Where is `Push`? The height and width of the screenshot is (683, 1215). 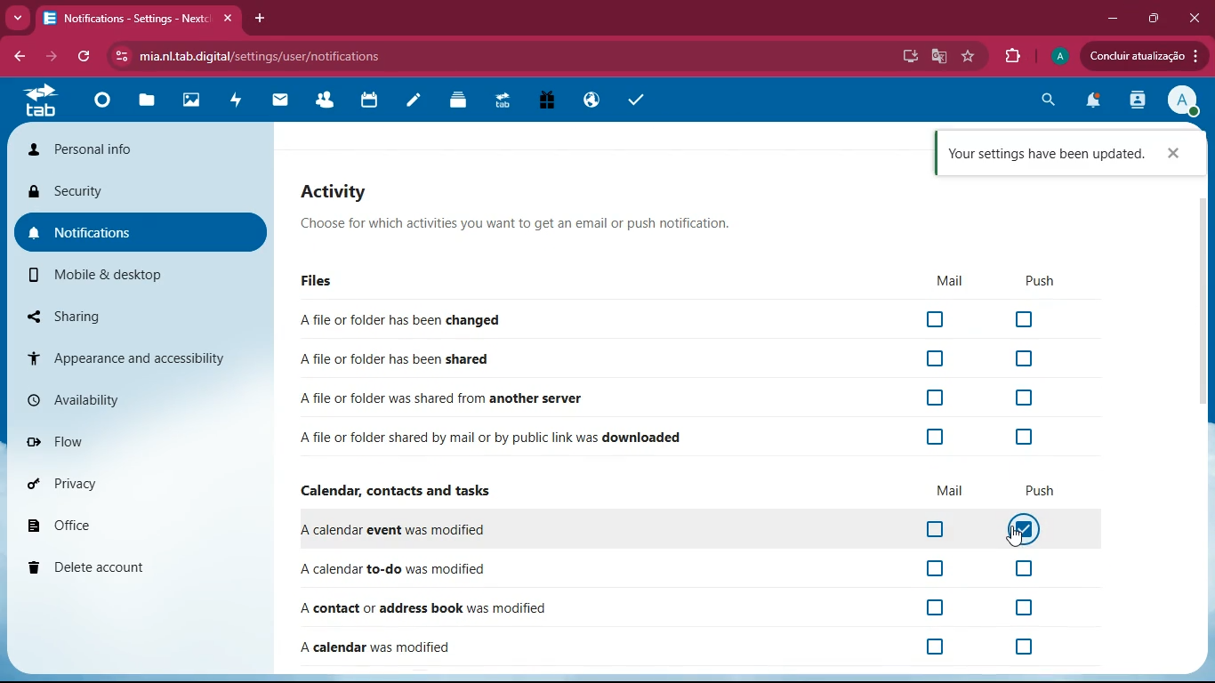 Push is located at coordinates (1034, 282).